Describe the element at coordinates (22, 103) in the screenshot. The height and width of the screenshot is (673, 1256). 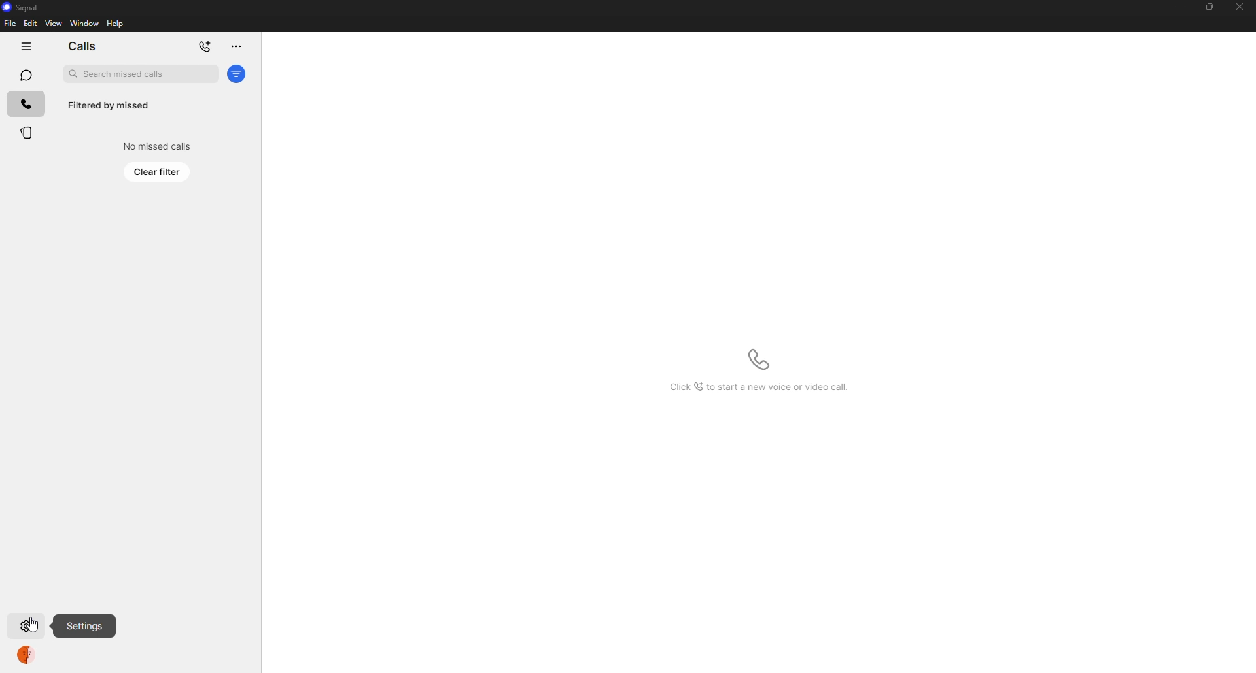
I see `calls` at that location.